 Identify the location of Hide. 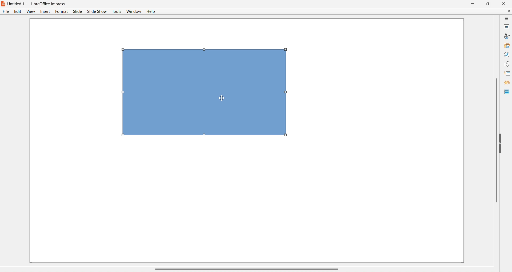
(502, 143).